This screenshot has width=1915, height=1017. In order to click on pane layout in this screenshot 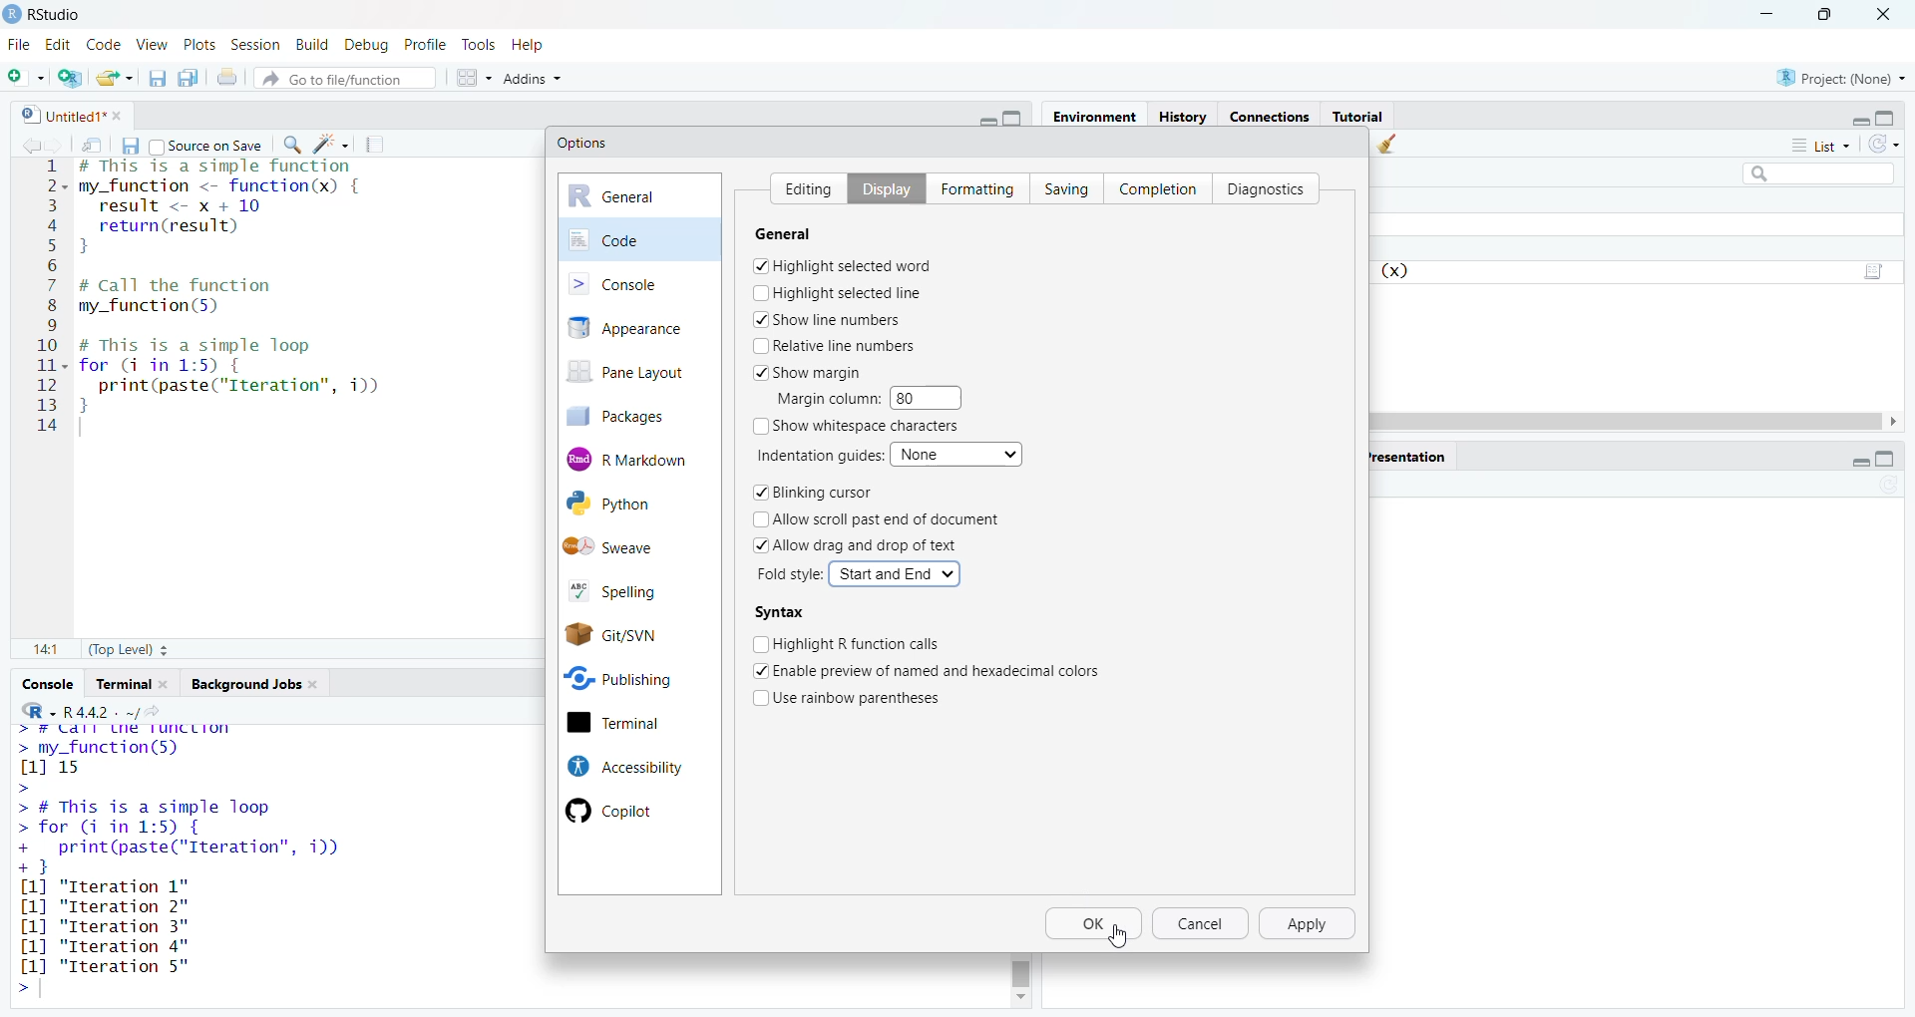, I will do `click(632, 374)`.